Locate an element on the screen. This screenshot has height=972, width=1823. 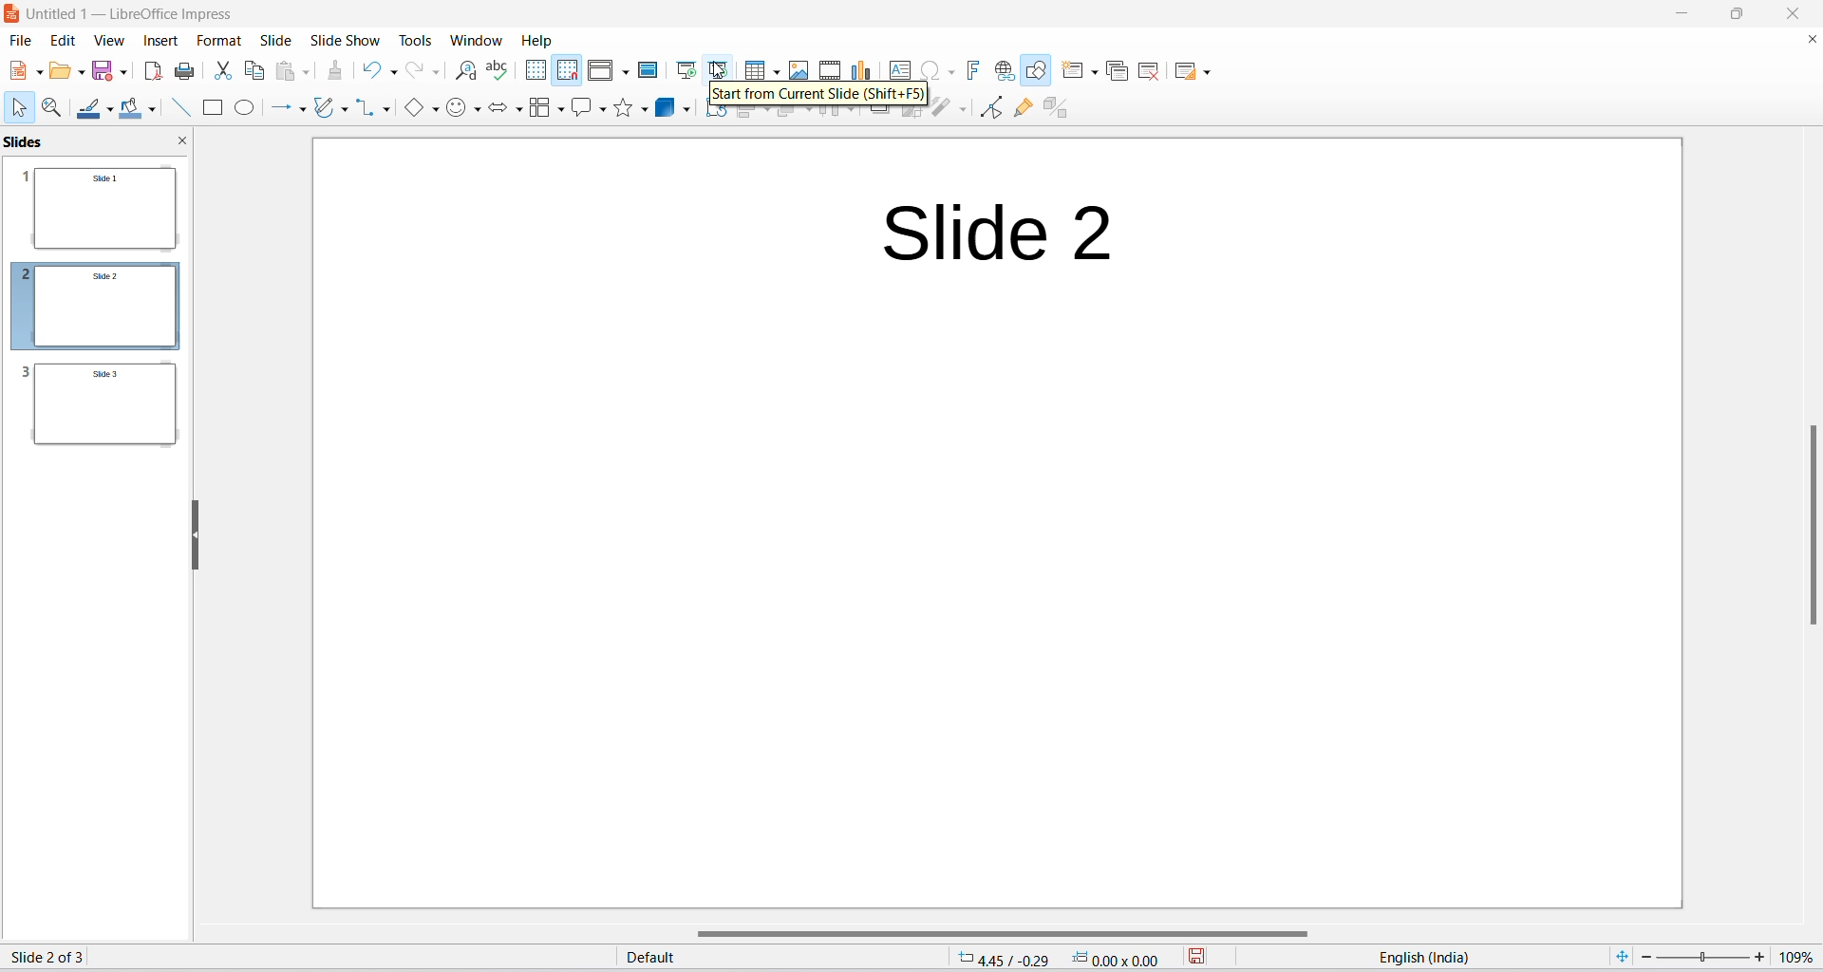
find and replace is located at coordinates (466, 72).